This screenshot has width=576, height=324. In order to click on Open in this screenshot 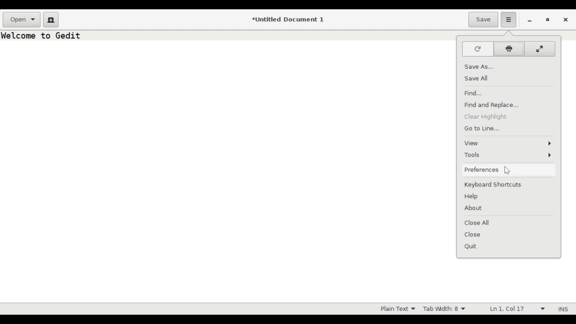, I will do `click(21, 20)`.